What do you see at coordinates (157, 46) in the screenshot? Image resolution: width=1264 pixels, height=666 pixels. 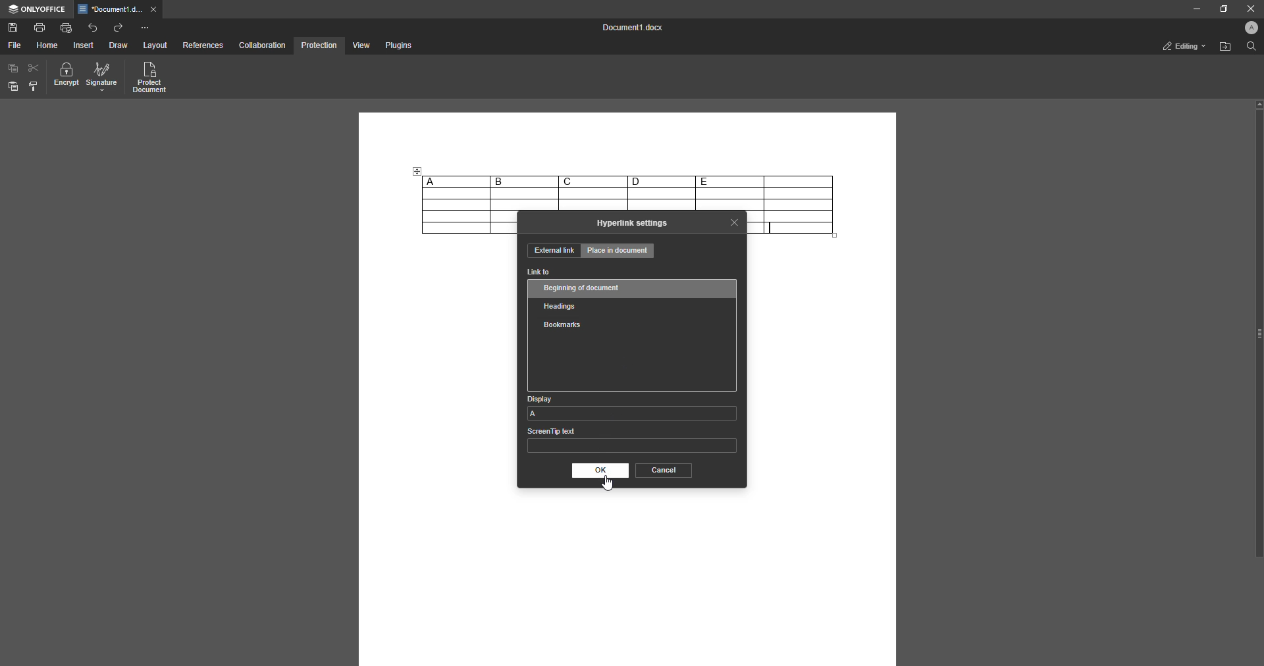 I see `layout` at bounding box center [157, 46].